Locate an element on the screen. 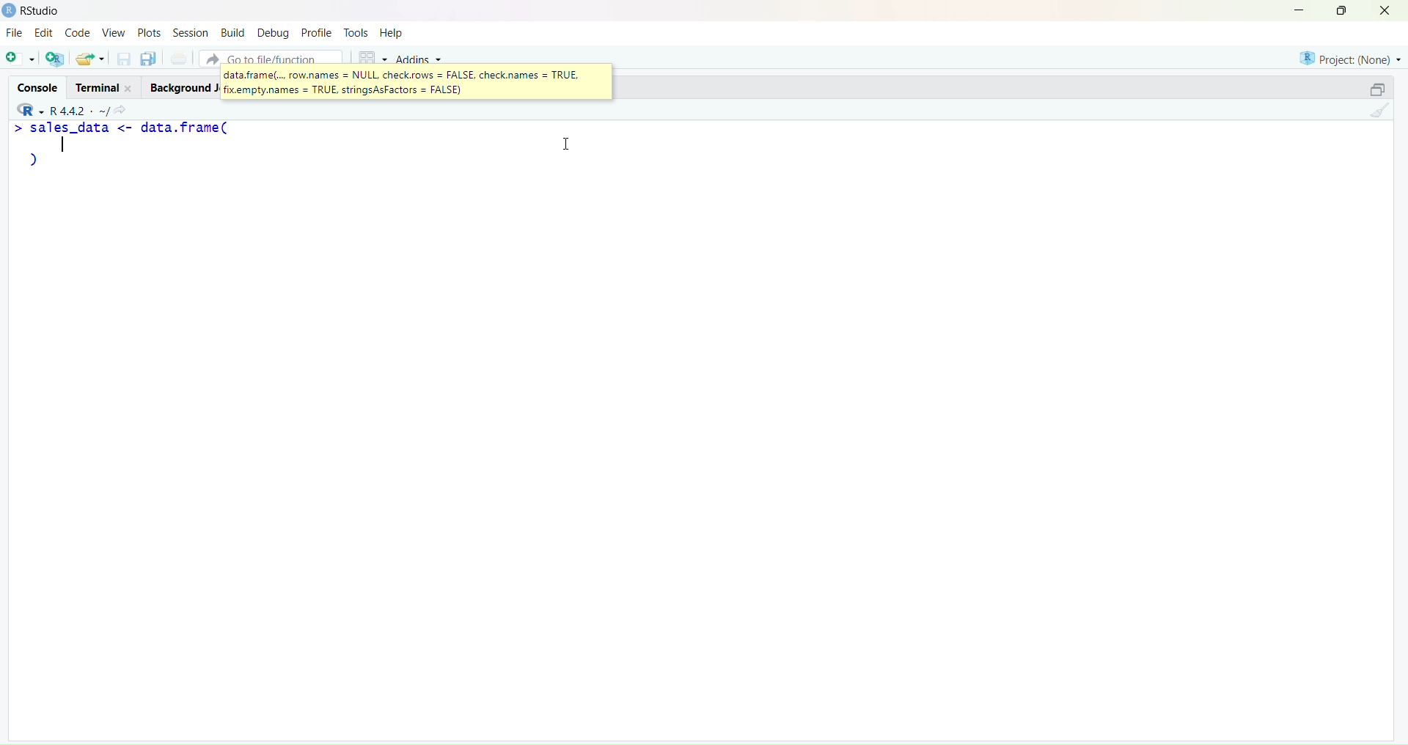 Image resolution: width=1408 pixels, height=745 pixels. Session is located at coordinates (188, 32).